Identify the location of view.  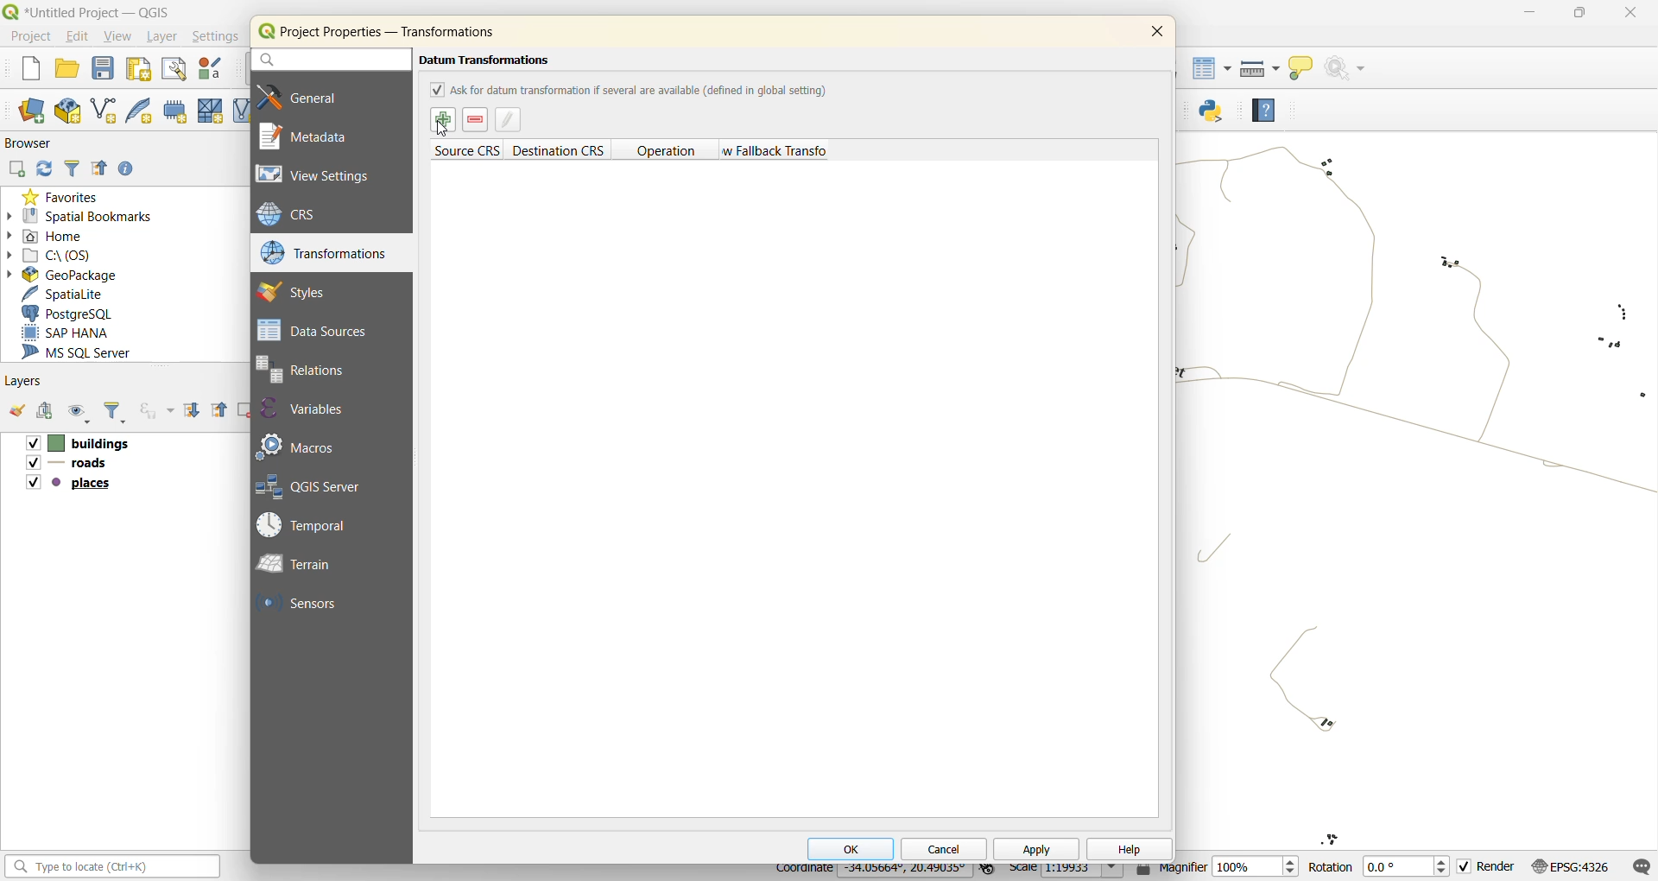
(120, 37).